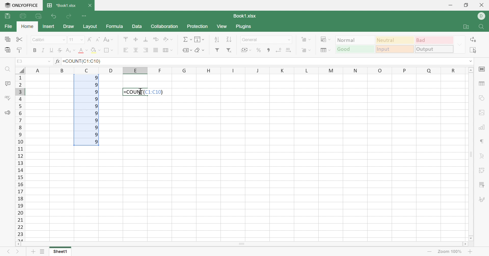 The image size is (489, 256). What do you see at coordinates (22, 16) in the screenshot?
I see `Print` at bounding box center [22, 16].